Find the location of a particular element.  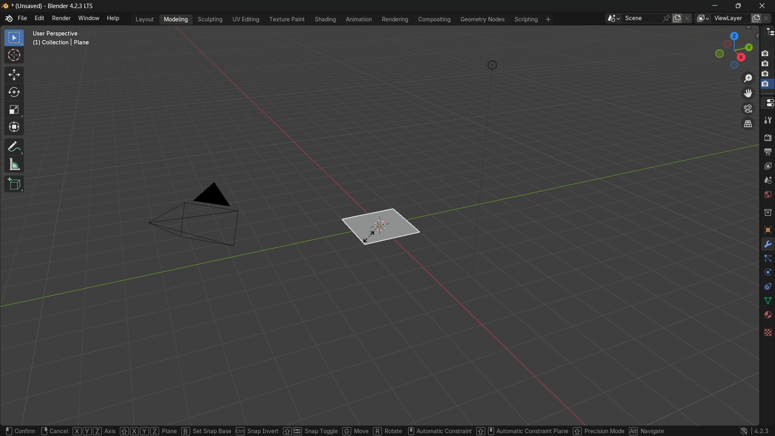

tools is located at coordinates (767, 121).